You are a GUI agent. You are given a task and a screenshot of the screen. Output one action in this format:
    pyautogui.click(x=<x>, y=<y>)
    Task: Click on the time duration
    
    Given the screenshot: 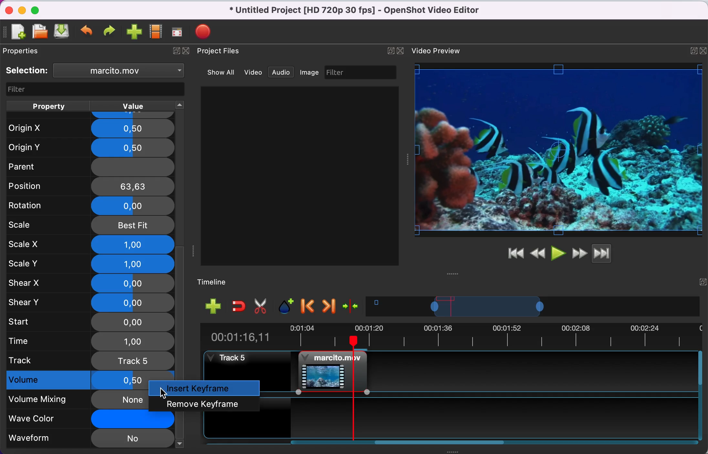 What is the action you would take?
    pyautogui.click(x=449, y=336)
    